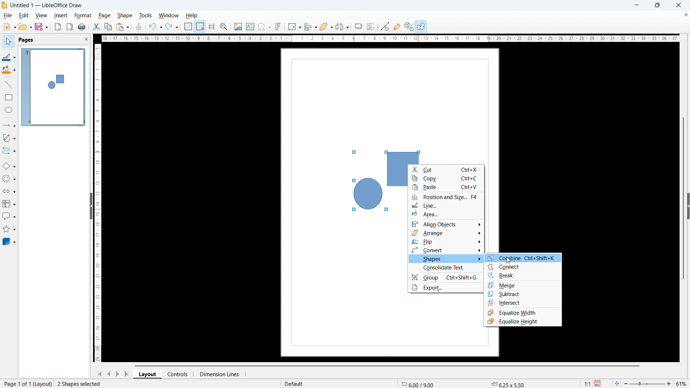  What do you see at coordinates (148, 374) in the screenshot?
I see `layout` at bounding box center [148, 374].